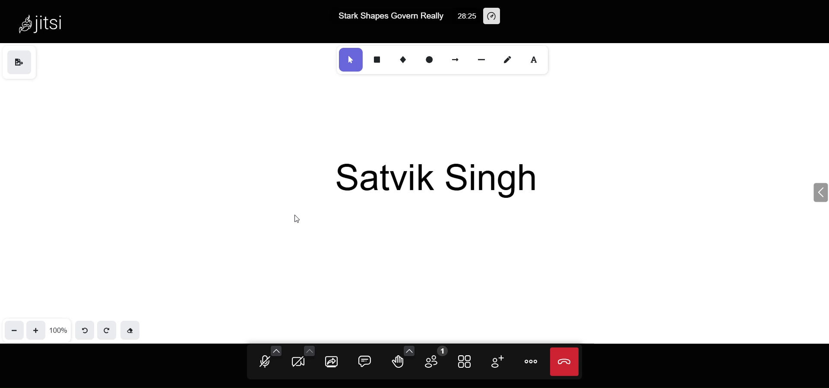  I want to click on tile view, so click(464, 362).